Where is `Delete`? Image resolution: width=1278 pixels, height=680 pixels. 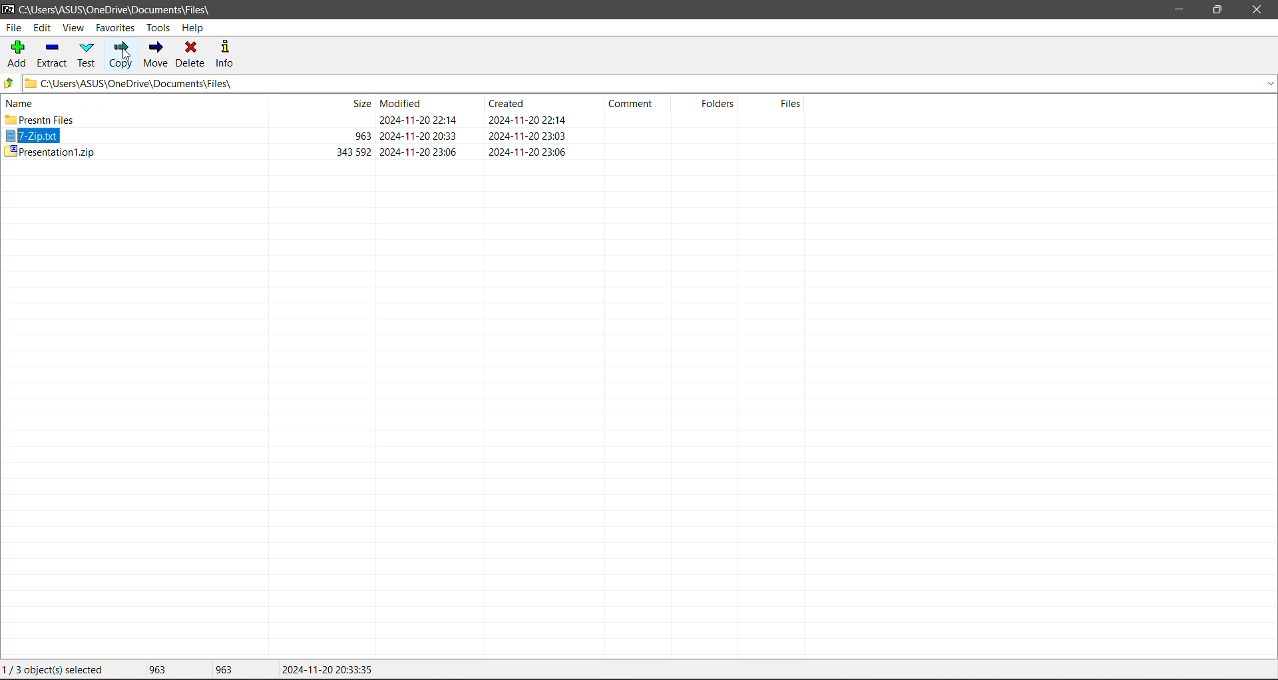
Delete is located at coordinates (192, 53).